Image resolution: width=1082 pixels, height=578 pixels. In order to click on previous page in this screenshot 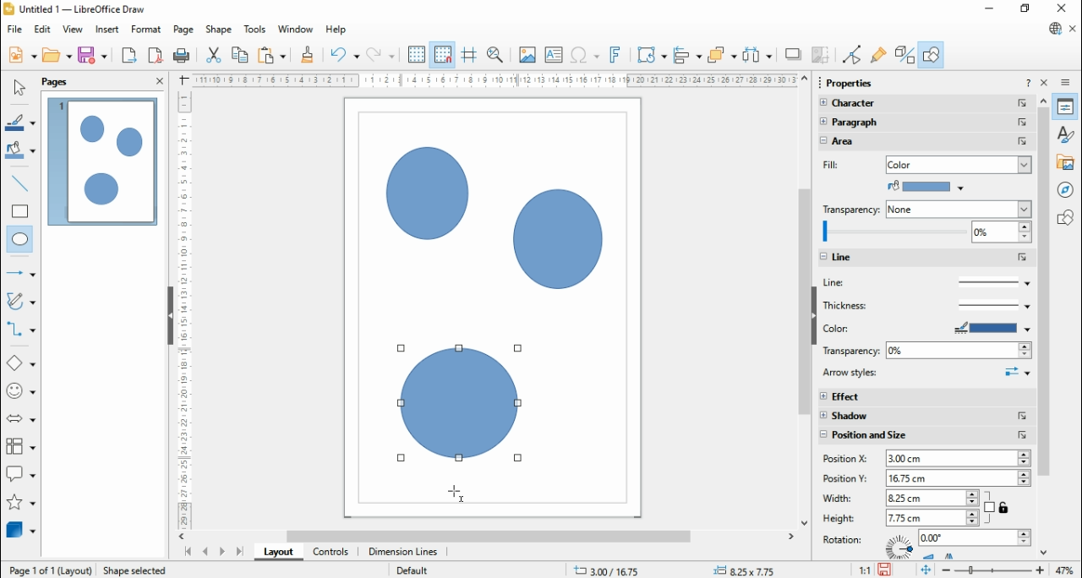, I will do `click(206, 552)`.